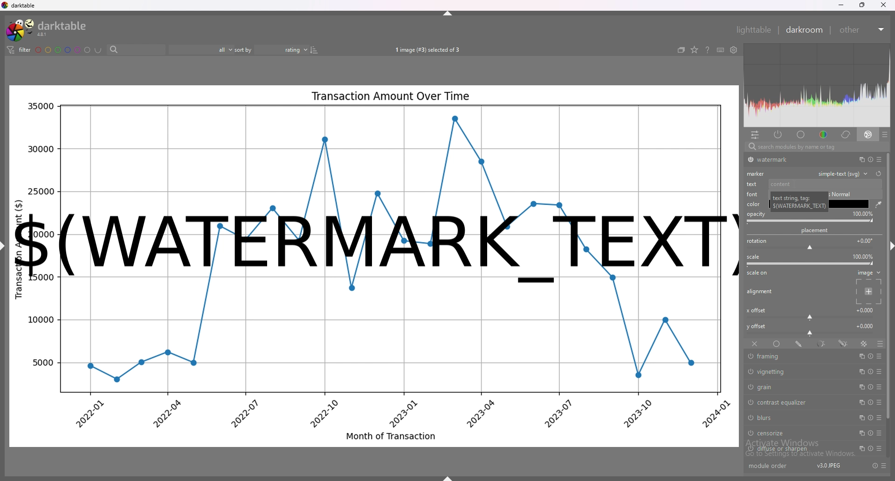 Image resolution: width=895 pixels, height=481 pixels. I want to click on search bar, so click(134, 50).